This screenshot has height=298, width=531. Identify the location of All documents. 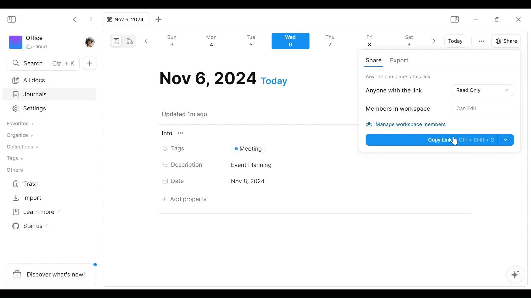
(48, 79).